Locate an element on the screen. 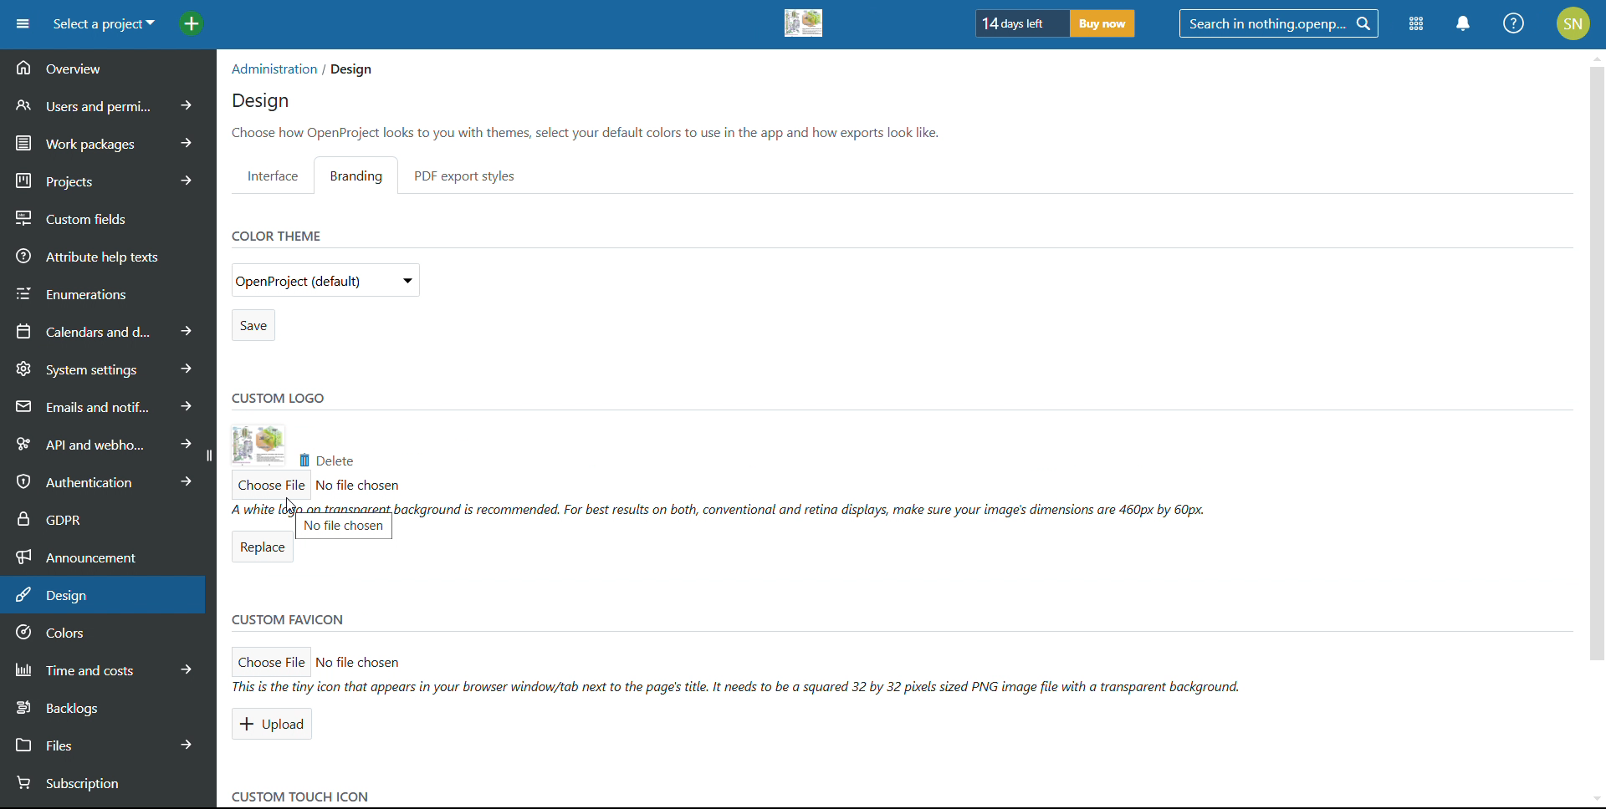 The image size is (1606, 809). save is located at coordinates (253, 325).